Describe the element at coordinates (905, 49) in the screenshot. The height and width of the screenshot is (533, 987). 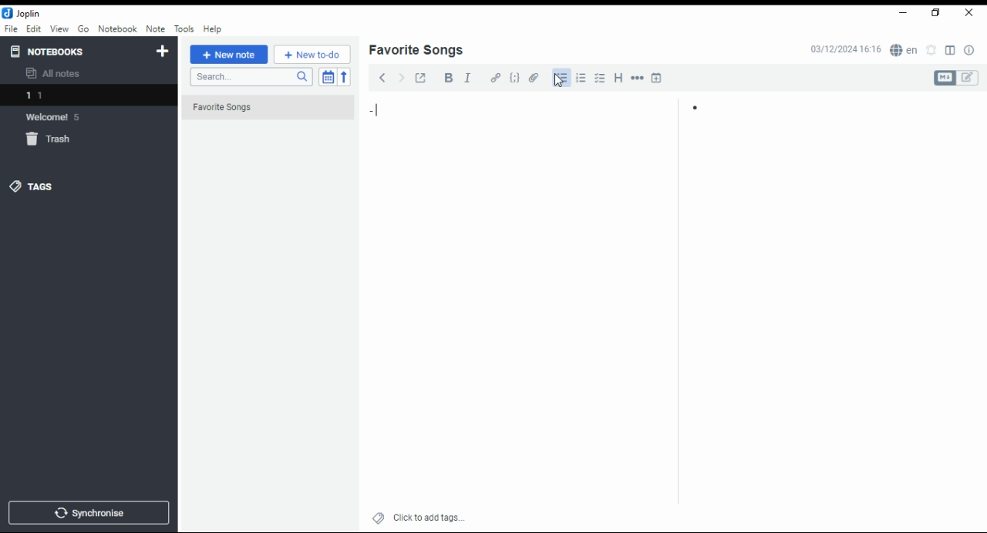
I see `spell checker` at that location.